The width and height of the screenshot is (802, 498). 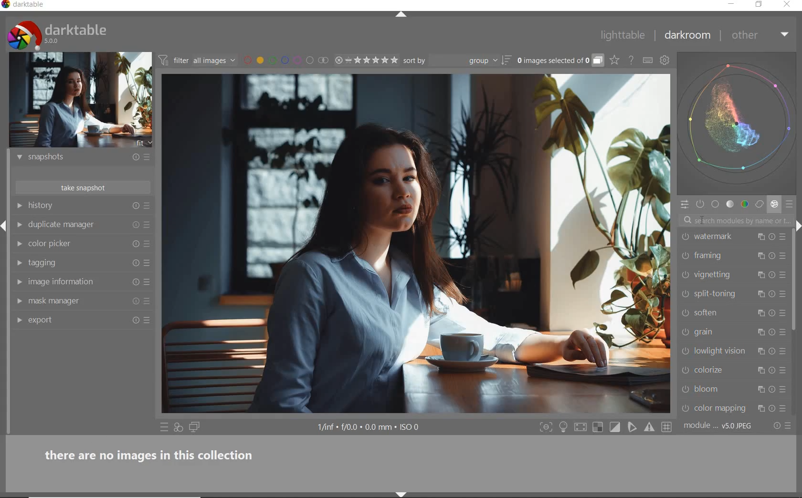 I want to click on base, so click(x=716, y=205).